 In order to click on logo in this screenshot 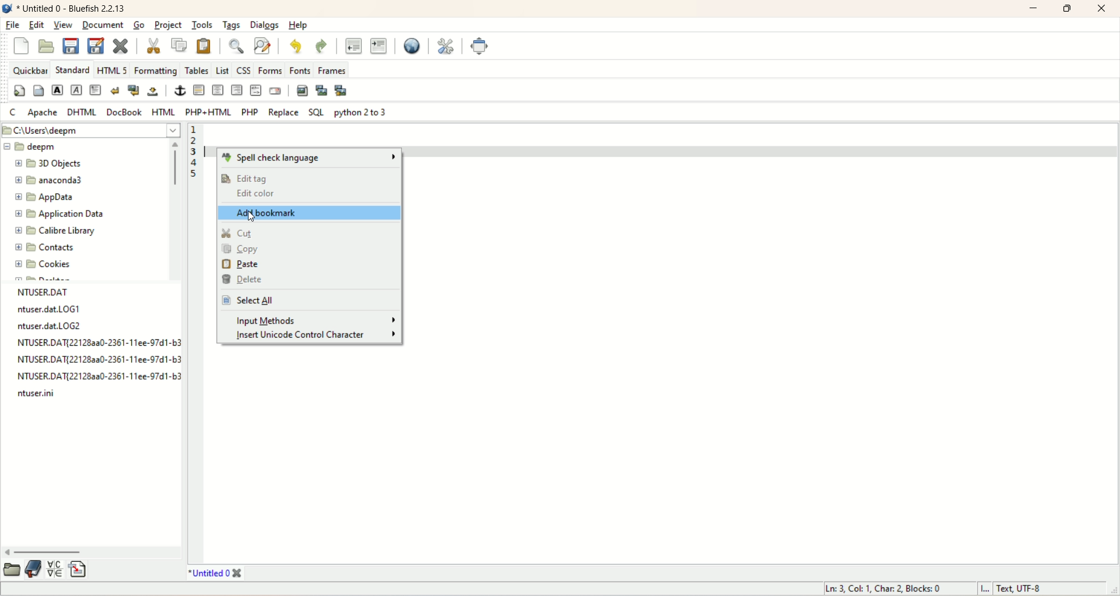, I will do `click(7, 8)`.